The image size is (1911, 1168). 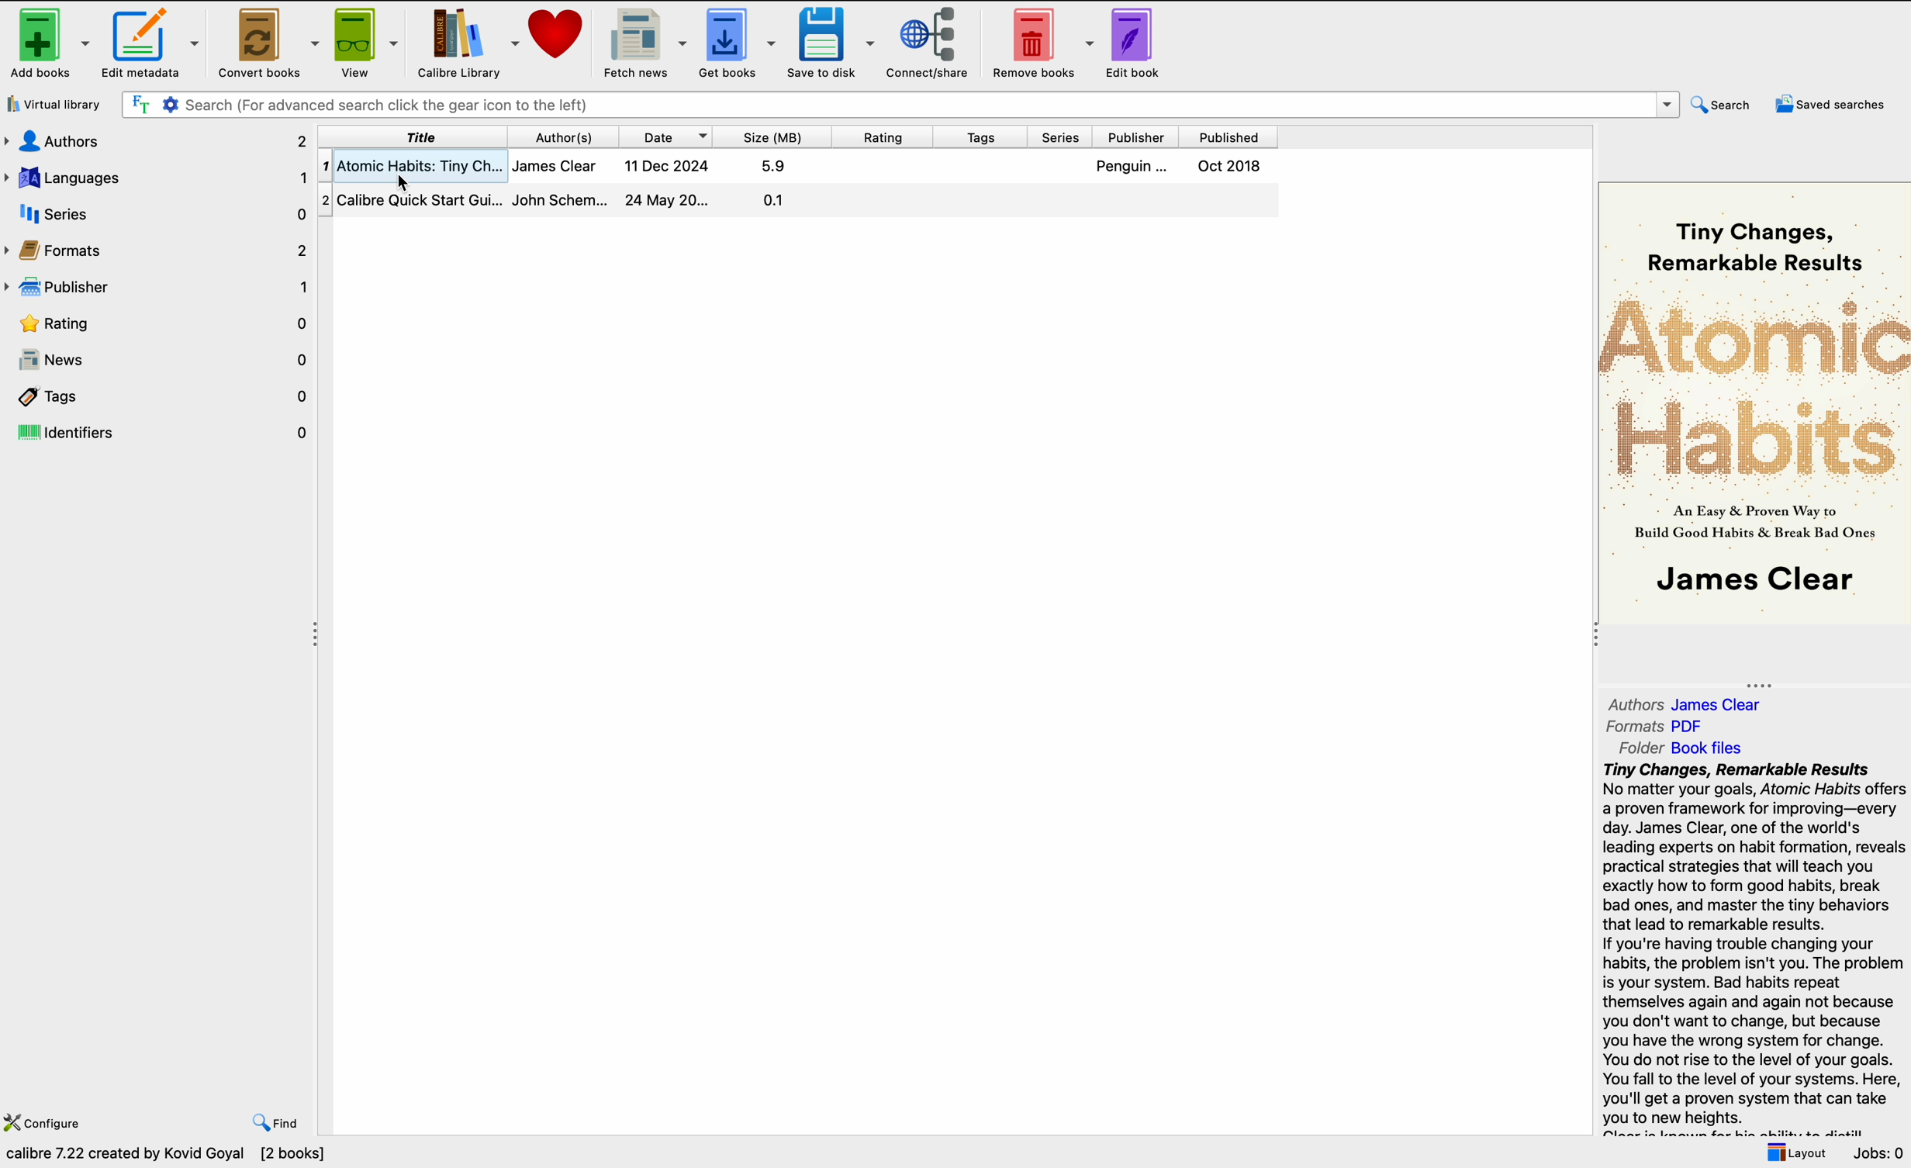 I want to click on publisher, so click(x=1139, y=138).